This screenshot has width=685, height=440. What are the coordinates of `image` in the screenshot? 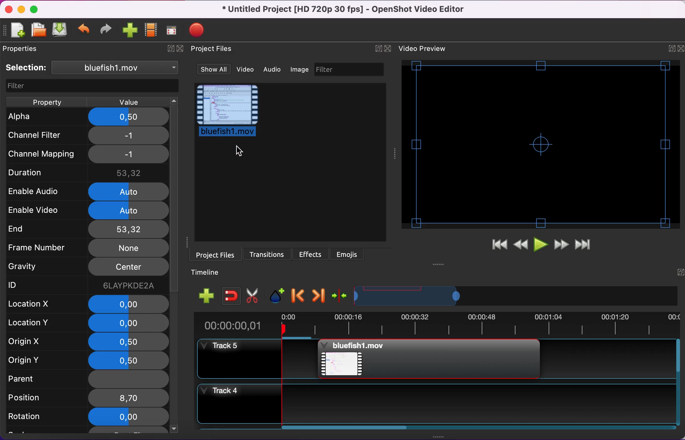 It's located at (301, 70).